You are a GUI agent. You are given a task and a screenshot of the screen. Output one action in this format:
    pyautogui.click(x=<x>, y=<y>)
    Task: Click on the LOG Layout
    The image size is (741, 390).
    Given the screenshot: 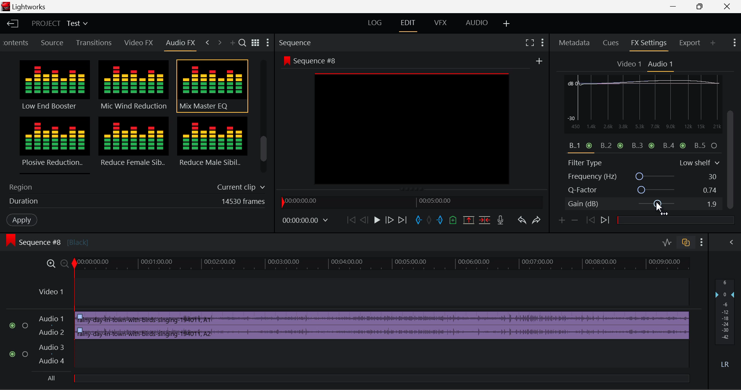 What is the action you would take?
    pyautogui.click(x=373, y=23)
    